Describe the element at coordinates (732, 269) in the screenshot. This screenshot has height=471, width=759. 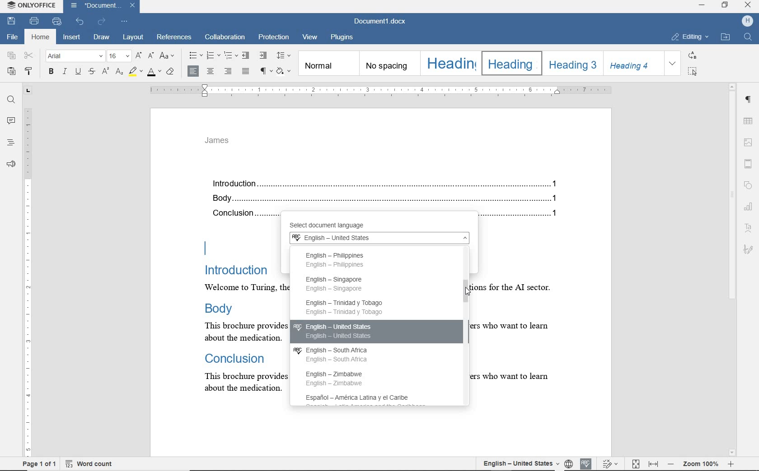
I see `scrollbar` at that location.